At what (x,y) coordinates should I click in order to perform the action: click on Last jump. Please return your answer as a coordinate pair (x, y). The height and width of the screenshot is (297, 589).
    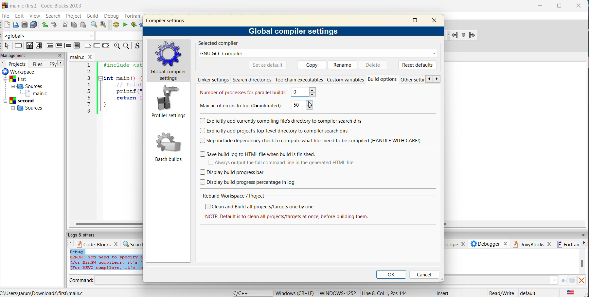
    Looking at the image, I should click on (463, 35).